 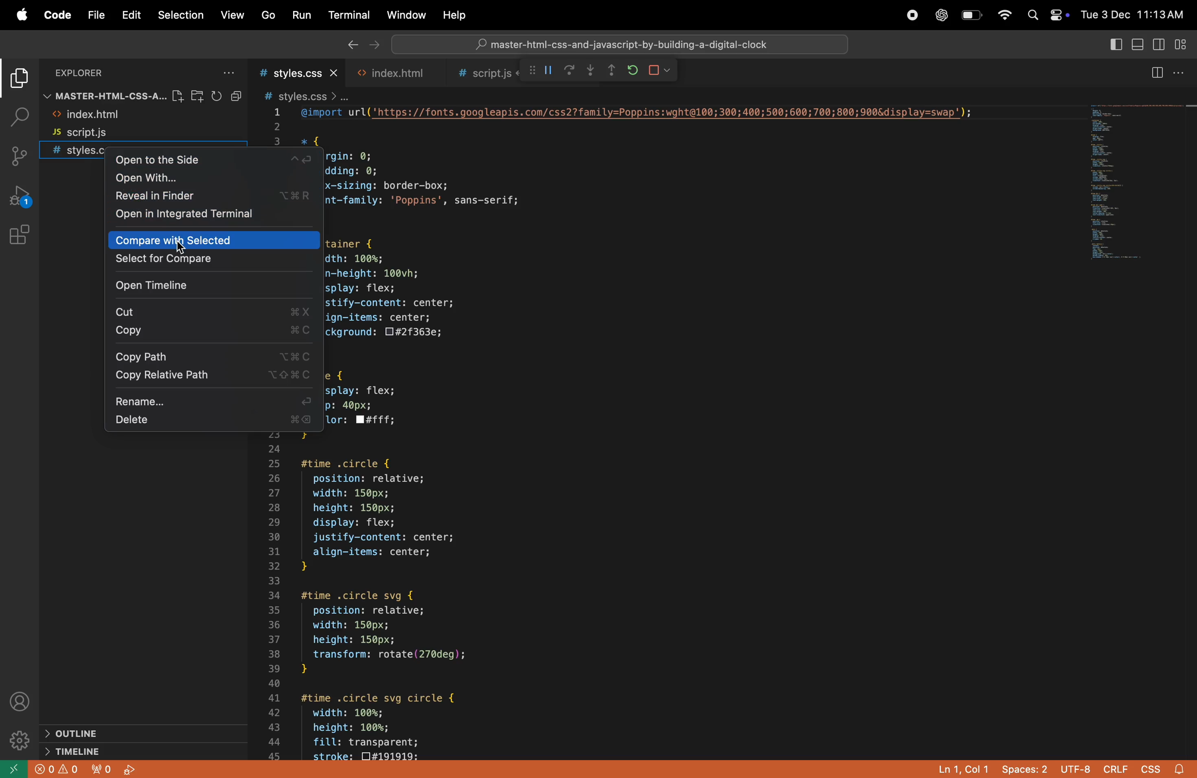 I want to click on settings, so click(x=20, y=738).